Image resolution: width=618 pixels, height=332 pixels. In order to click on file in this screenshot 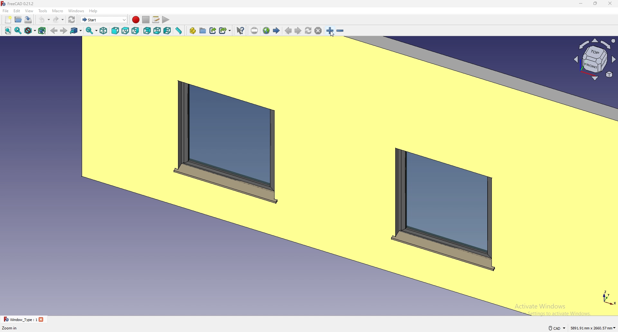, I will do `click(6, 11)`.